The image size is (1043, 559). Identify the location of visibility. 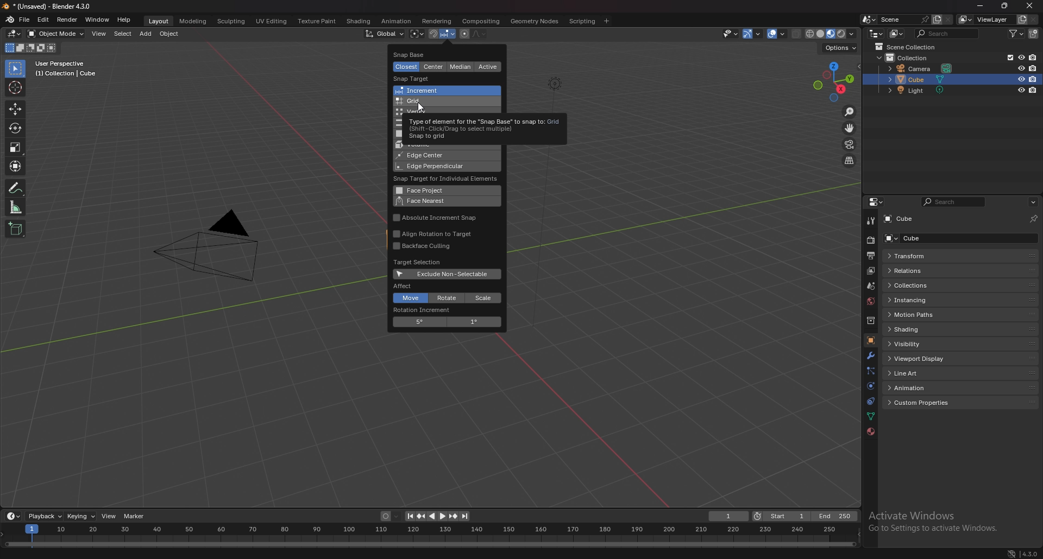
(921, 343).